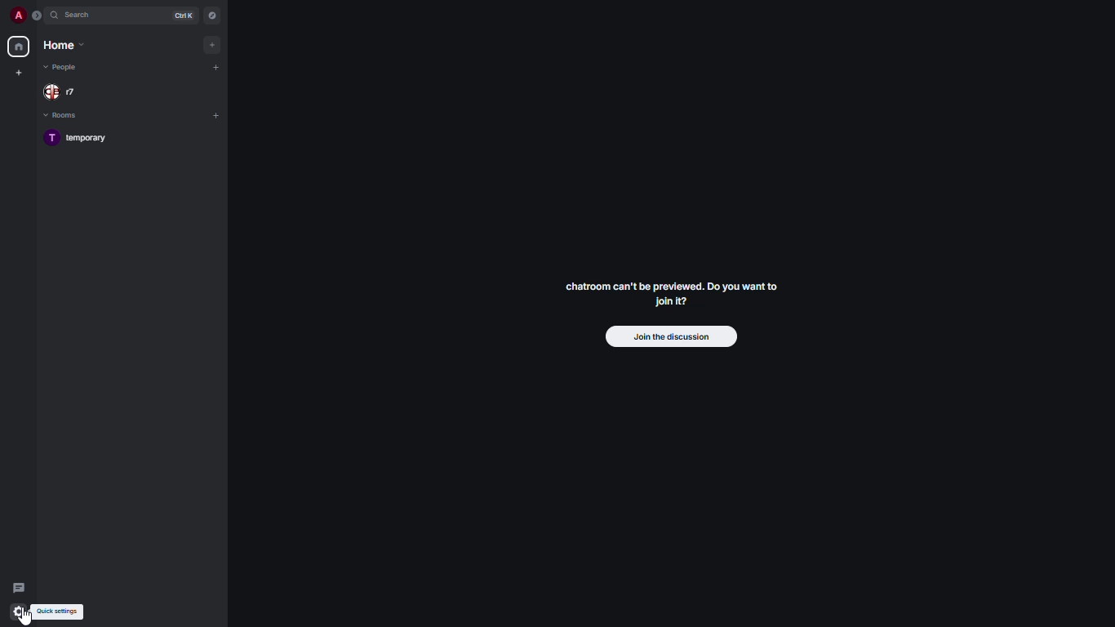 This screenshot has height=627, width=1115. I want to click on people, so click(64, 92).